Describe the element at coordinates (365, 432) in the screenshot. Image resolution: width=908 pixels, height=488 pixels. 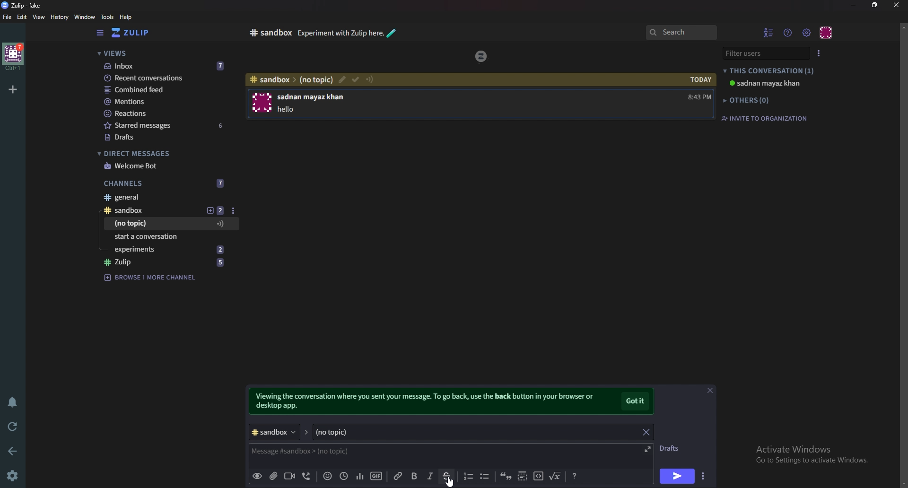
I see `Topic` at that location.